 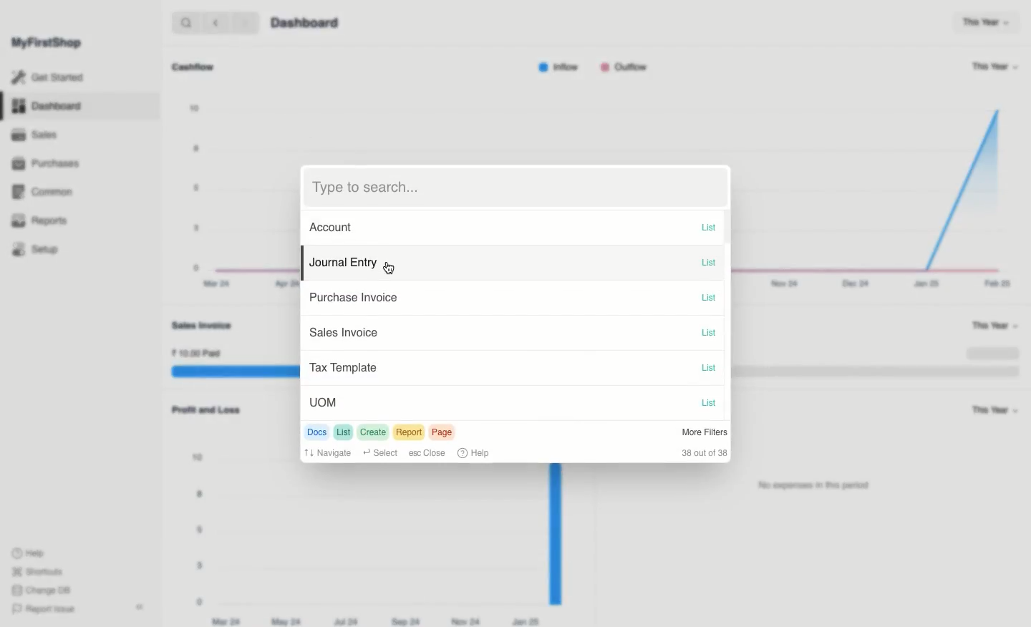 What do you see at coordinates (49, 78) in the screenshot?
I see `Get Started` at bounding box center [49, 78].